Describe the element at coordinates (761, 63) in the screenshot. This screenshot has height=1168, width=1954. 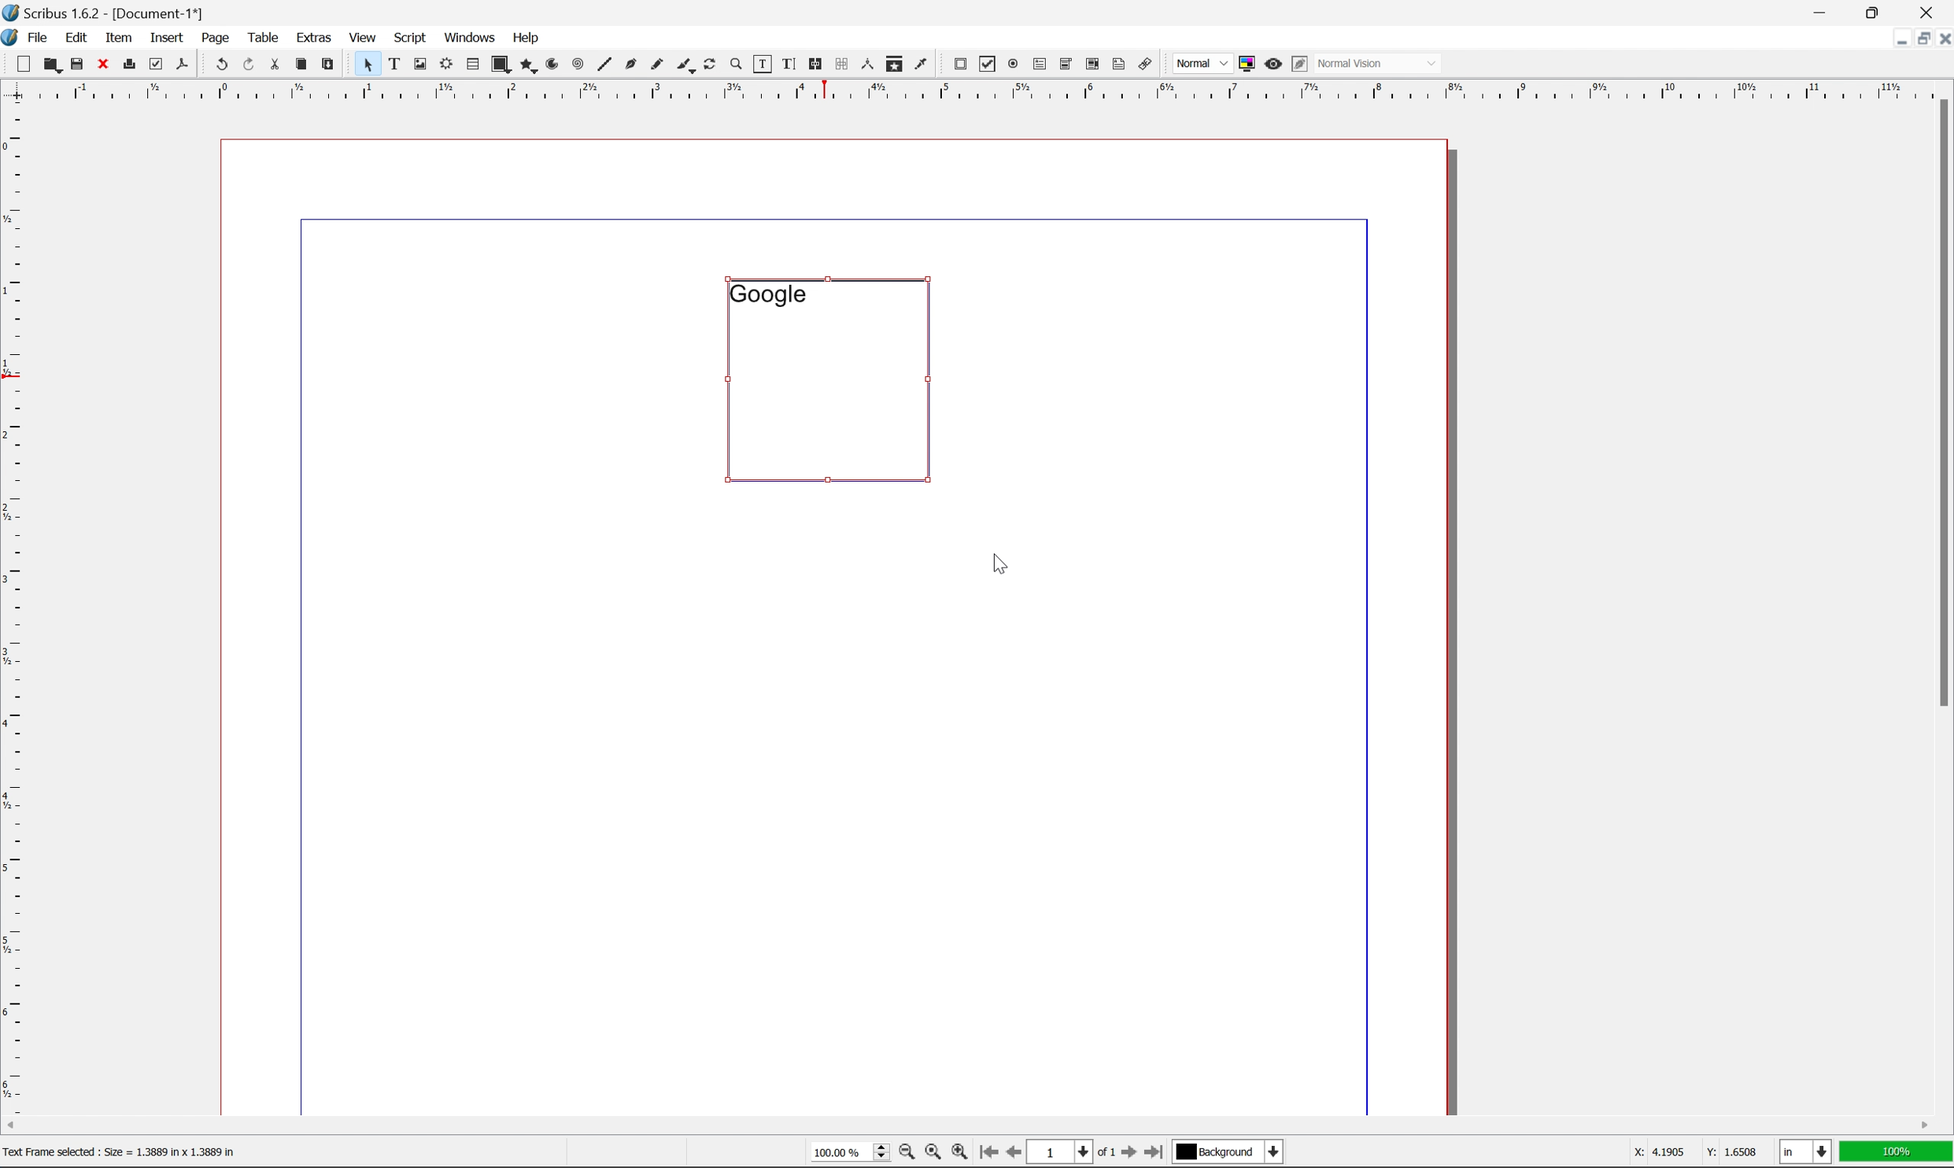
I see `edit contents of frame` at that location.